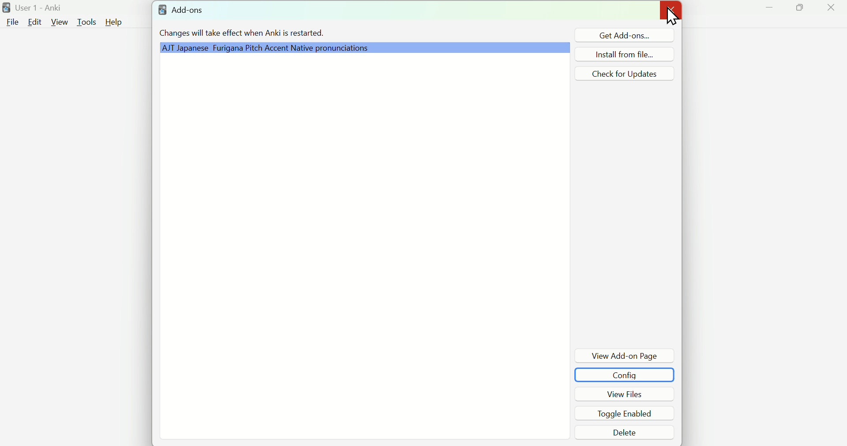 This screenshot has width=847, height=446. I want to click on Close, so click(672, 9).